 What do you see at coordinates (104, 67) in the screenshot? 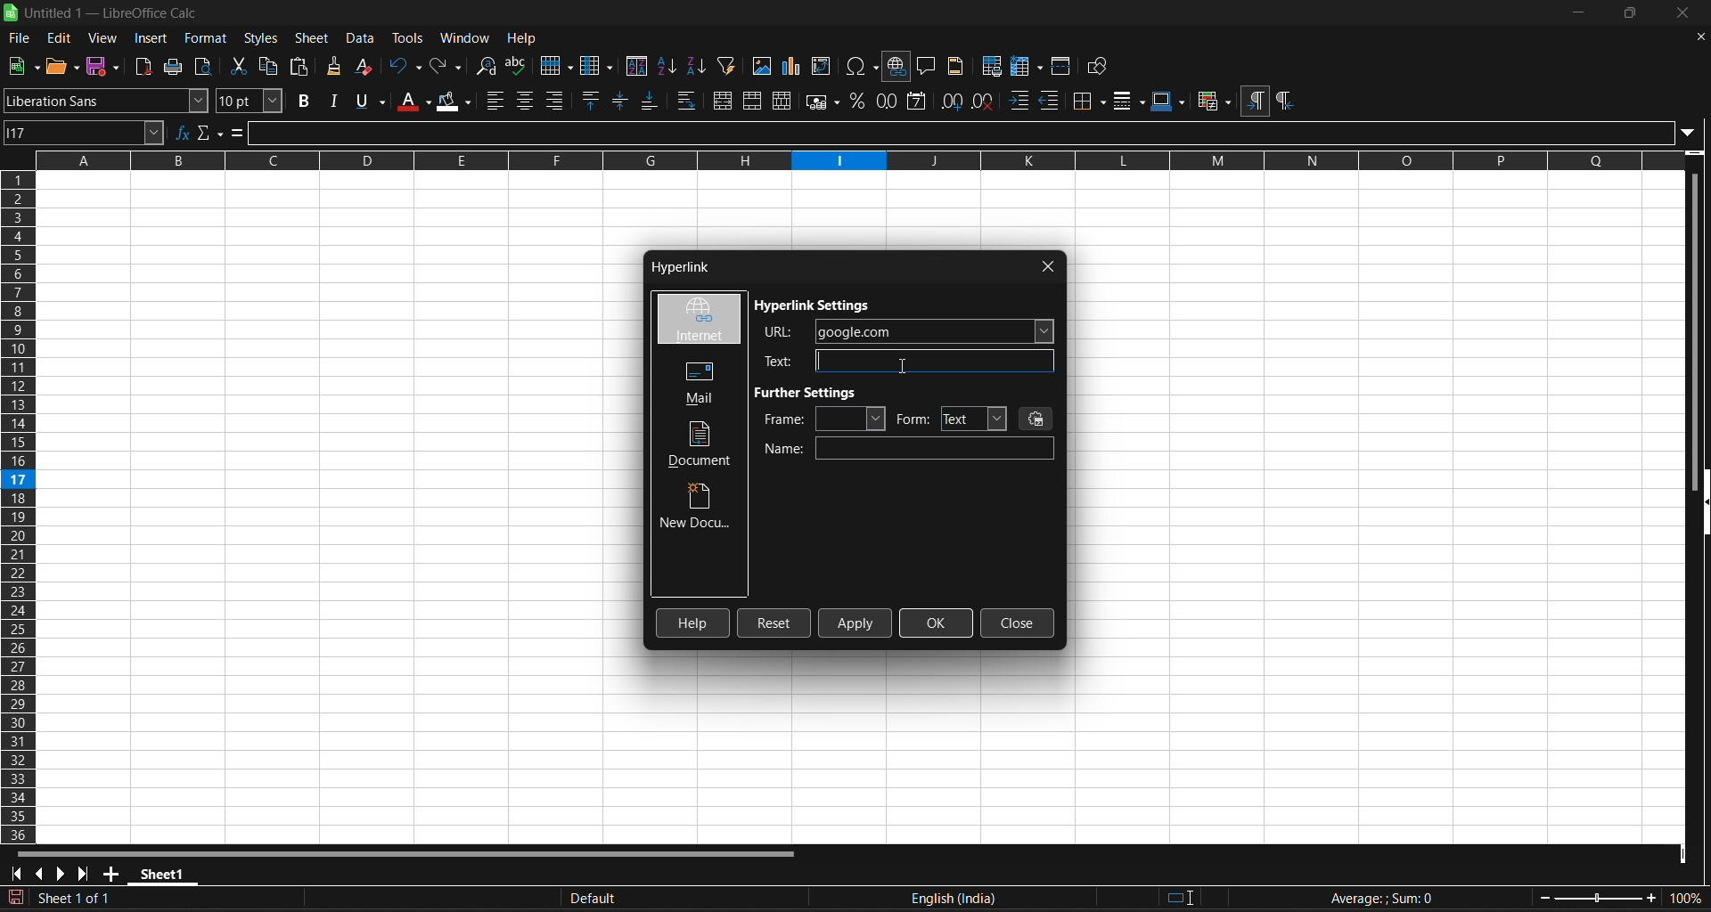
I see `save` at bounding box center [104, 67].